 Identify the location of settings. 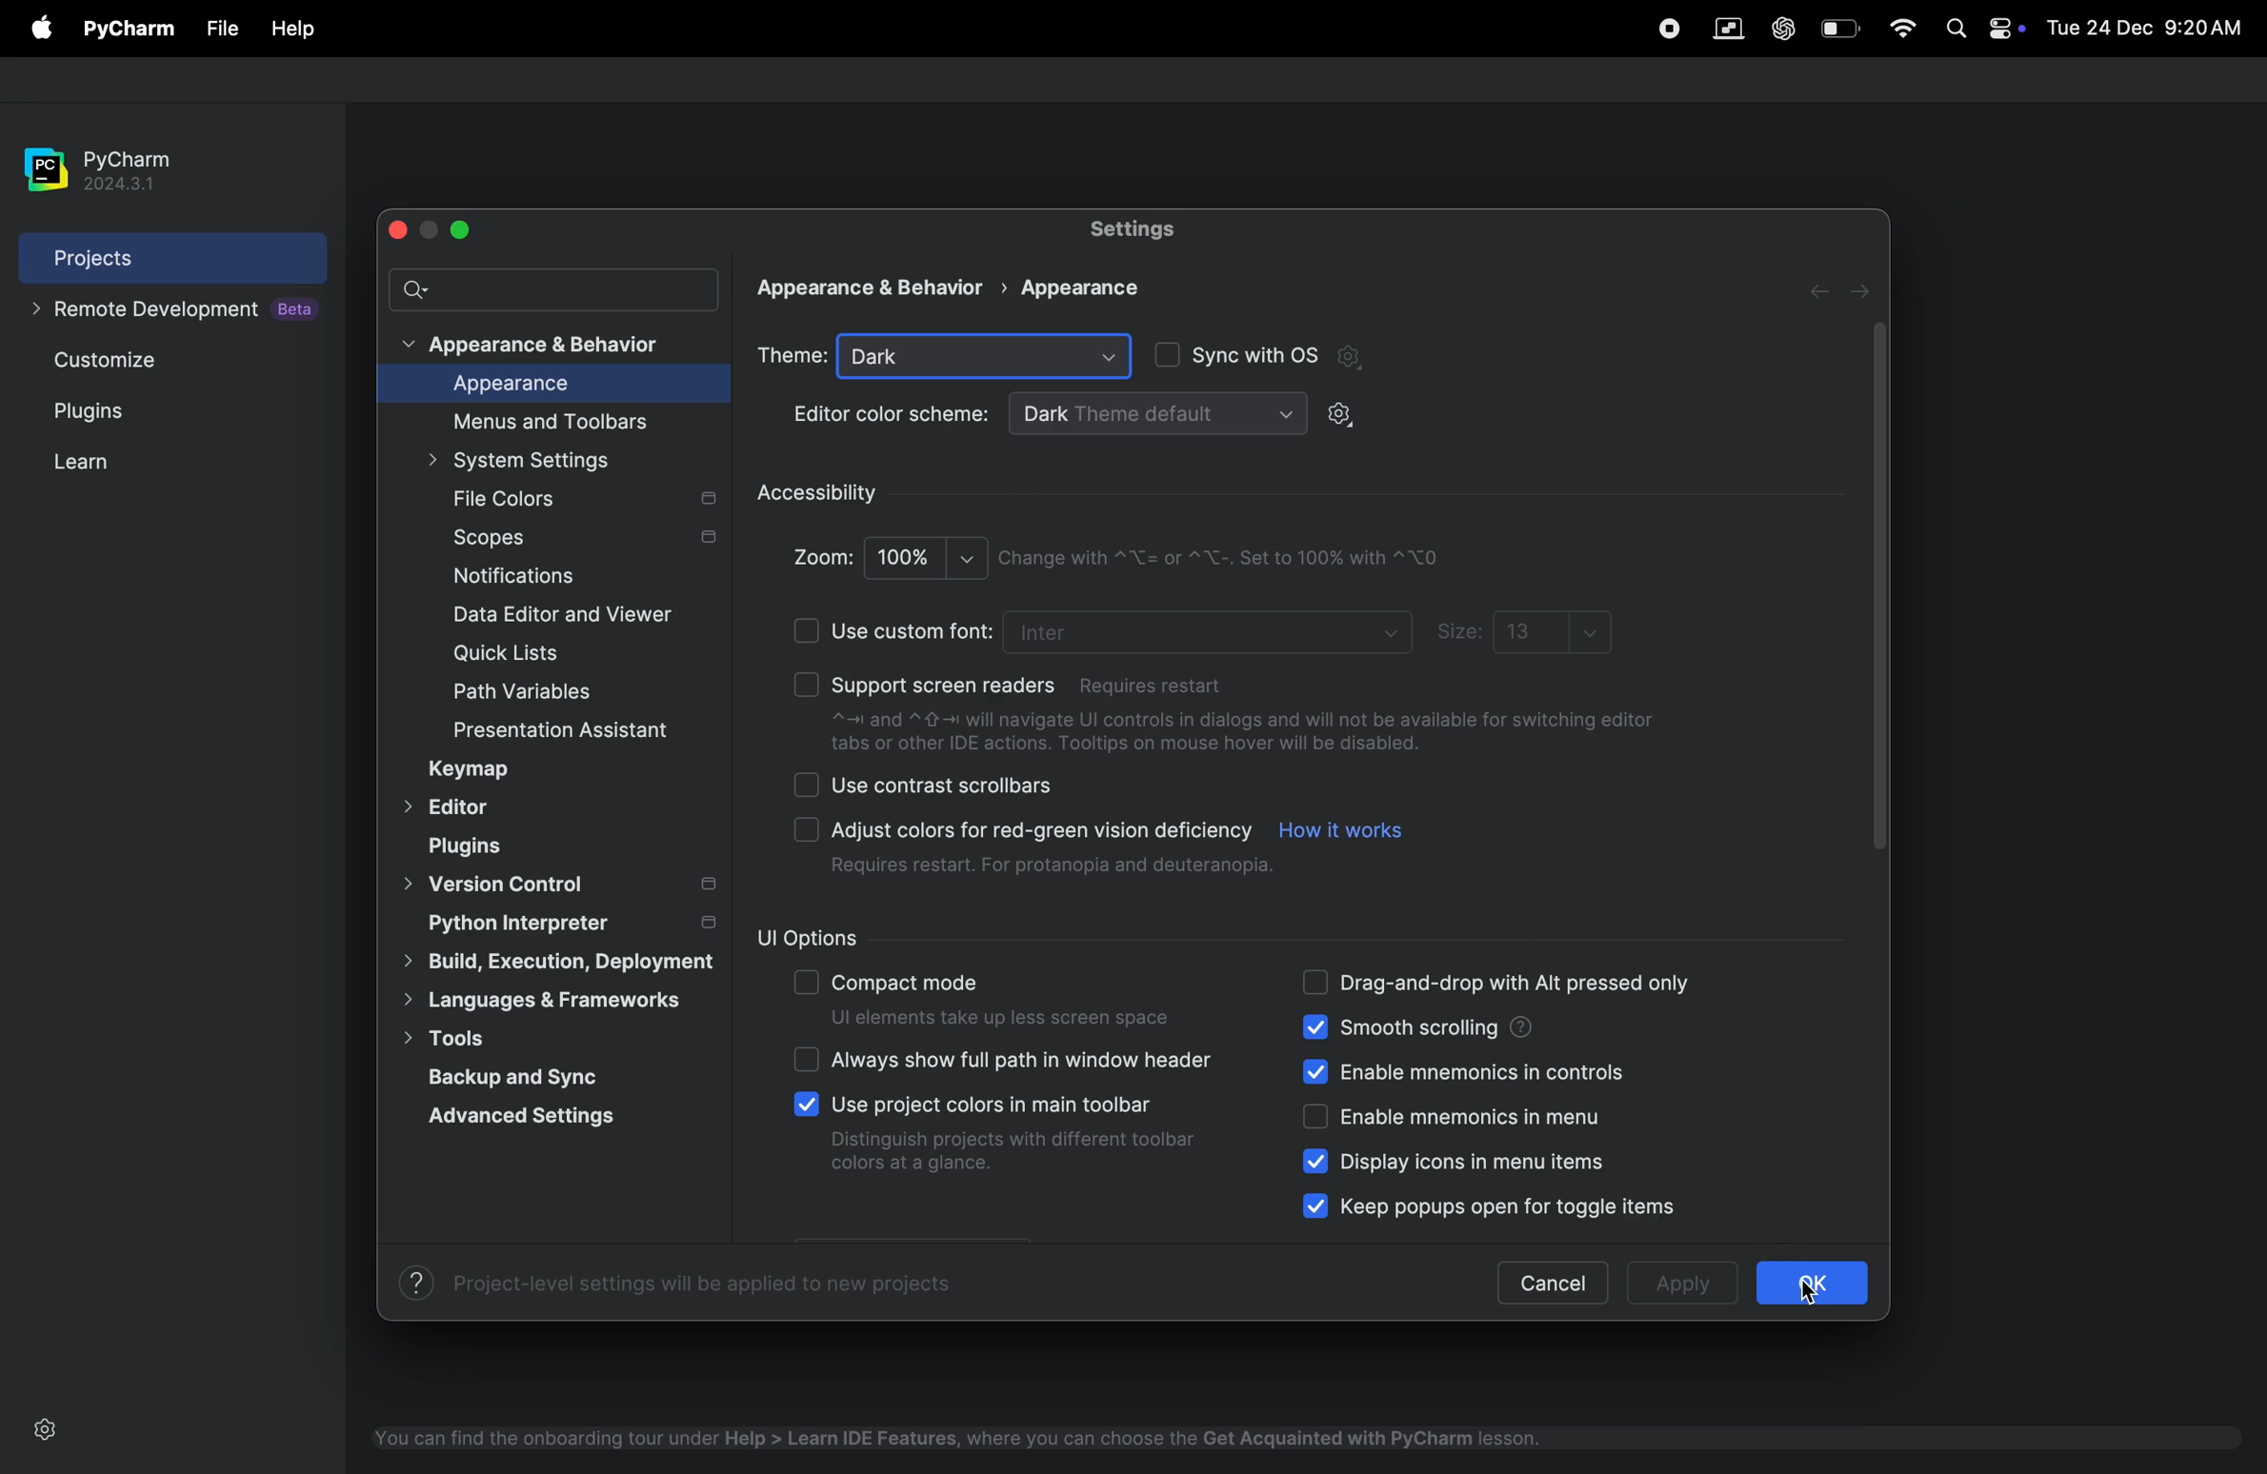
(46, 1430).